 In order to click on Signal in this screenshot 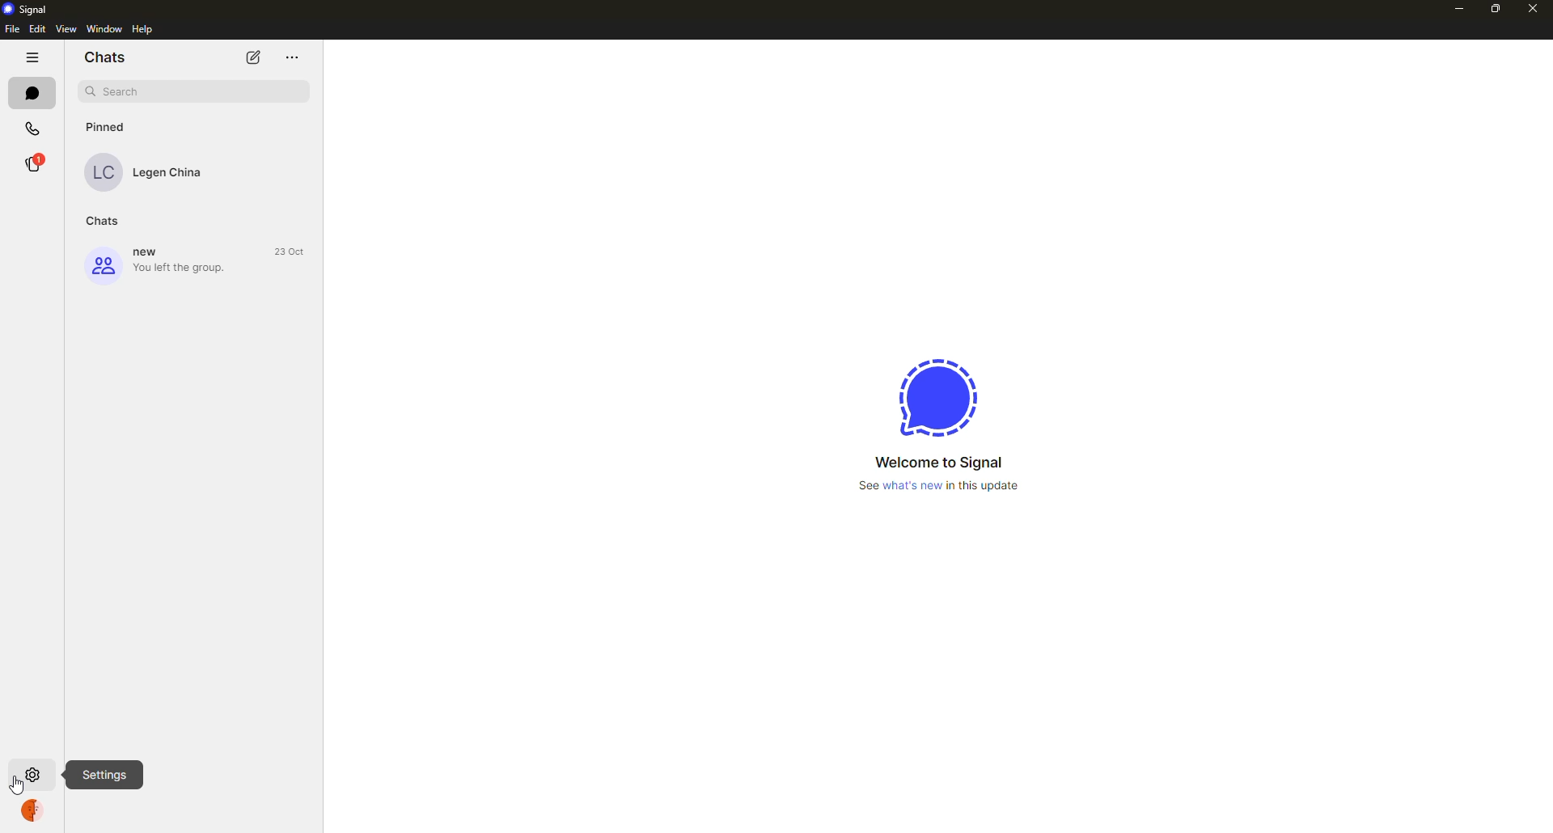, I will do `click(28, 10)`.